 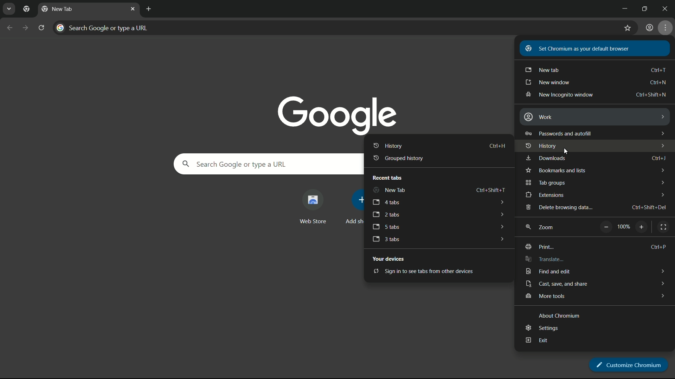 What do you see at coordinates (545, 184) in the screenshot?
I see `tab groups` at bounding box center [545, 184].